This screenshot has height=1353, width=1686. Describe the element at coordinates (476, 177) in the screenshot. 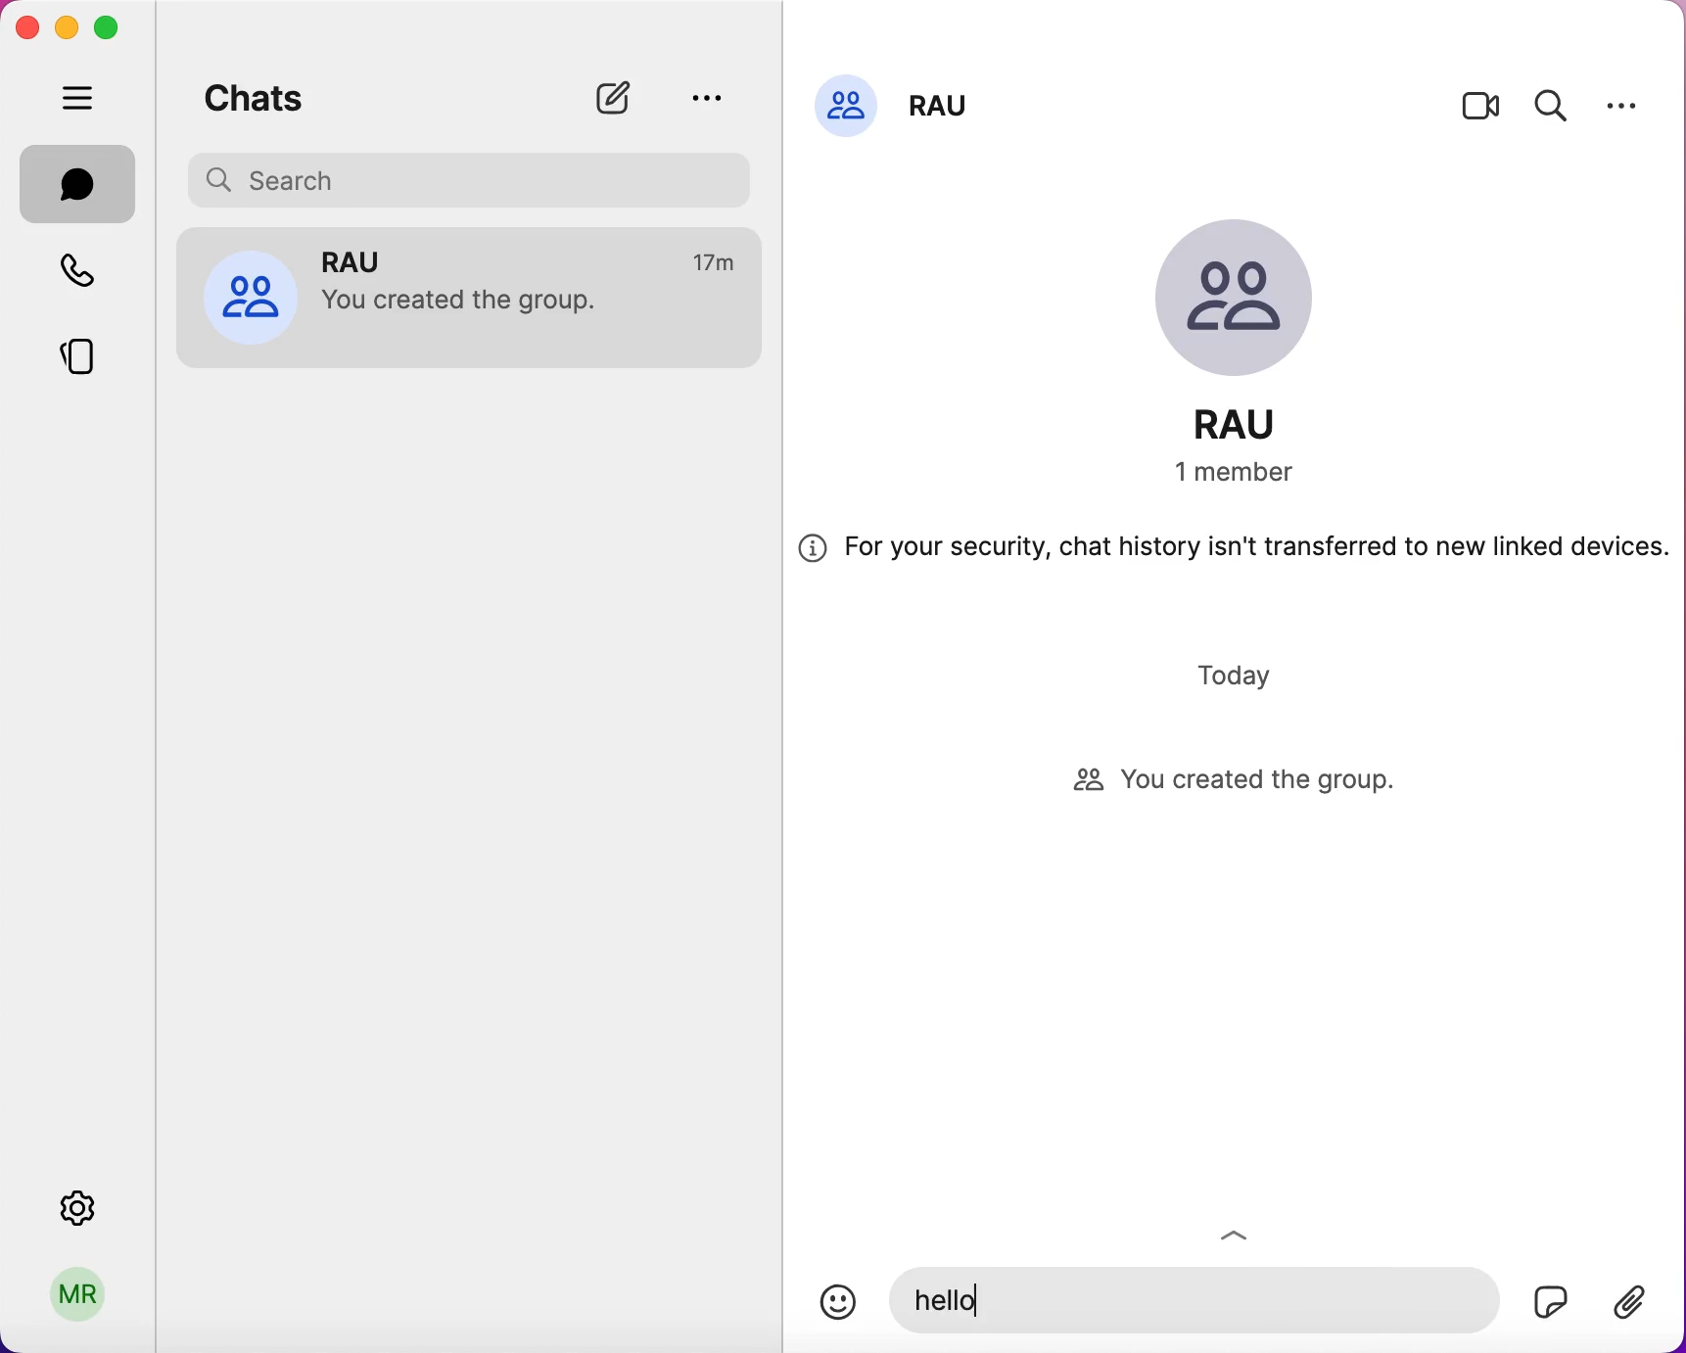

I see `search bar` at that location.